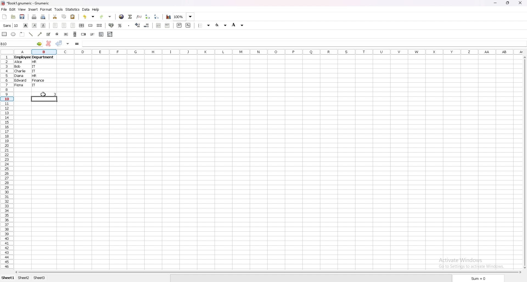 The width and height of the screenshot is (527, 282). Describe the element at coordinates (55, 25) in the screenshot. I see `left align` at that location.